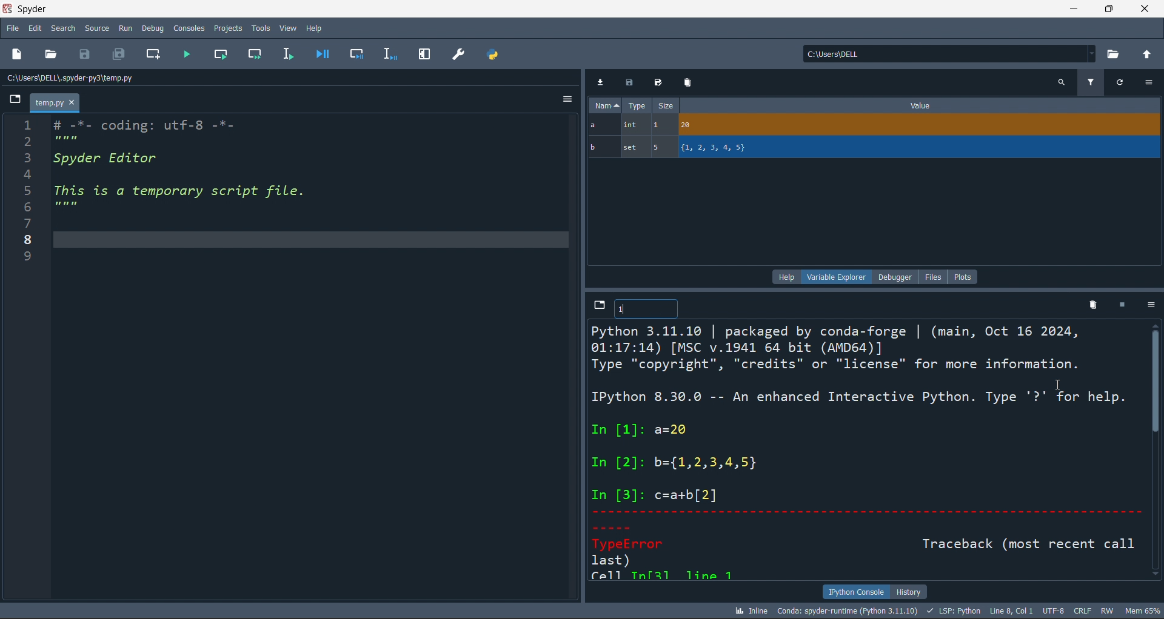 This screenshot has width=1164, height=619. What do you see at coordinates (56, 104) in the screenshot?
I see `temp.py` at bounding box center [56, 104].